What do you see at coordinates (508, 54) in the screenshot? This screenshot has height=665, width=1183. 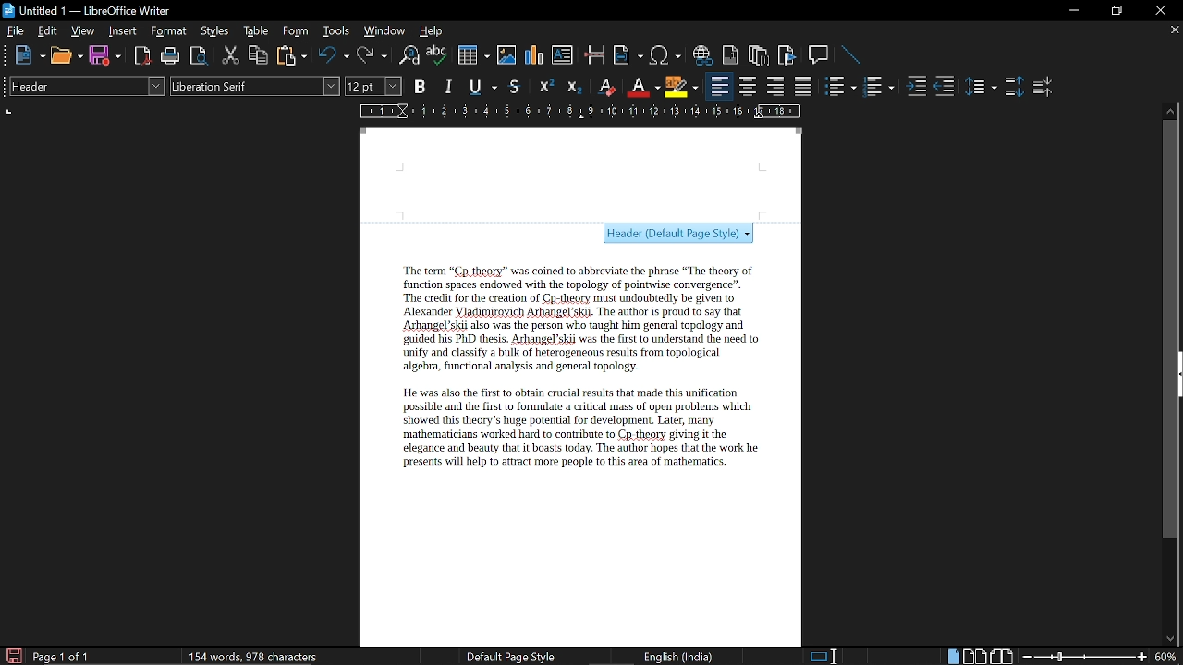 I see `Insert image` at bounding box center [508, 54].